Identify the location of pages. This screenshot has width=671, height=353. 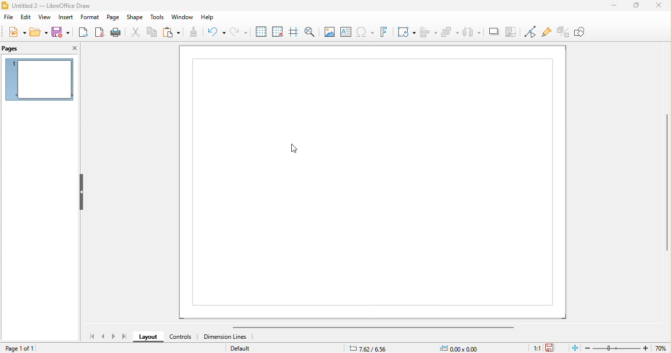
(21, 49).